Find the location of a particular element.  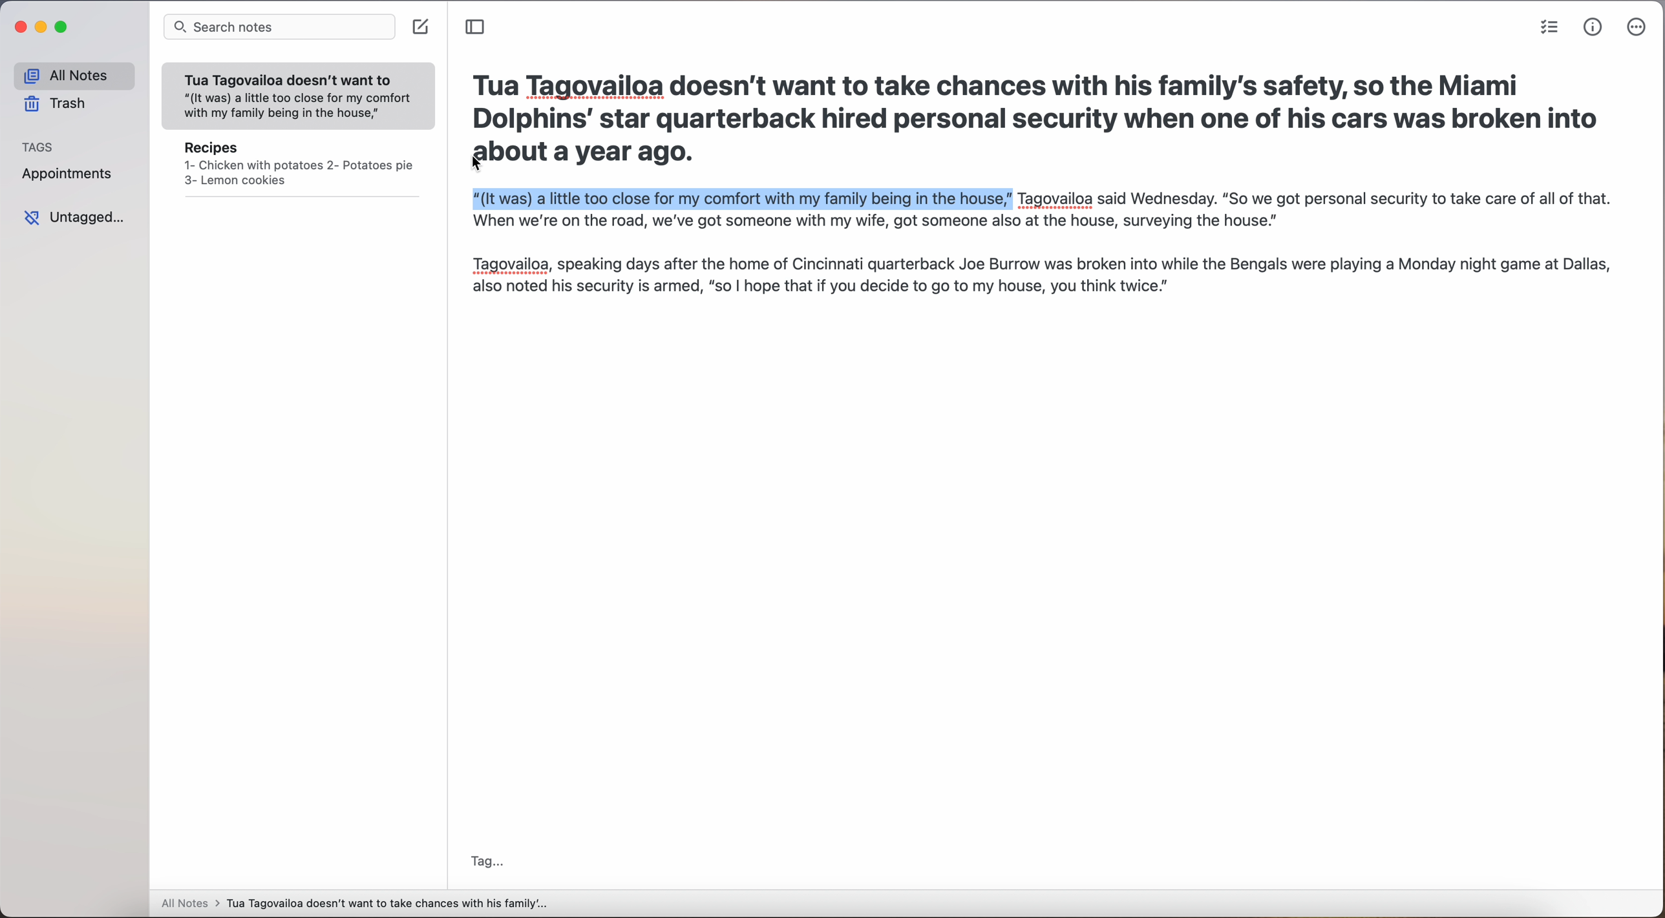

untagged... is located at coordinates (72, 218).